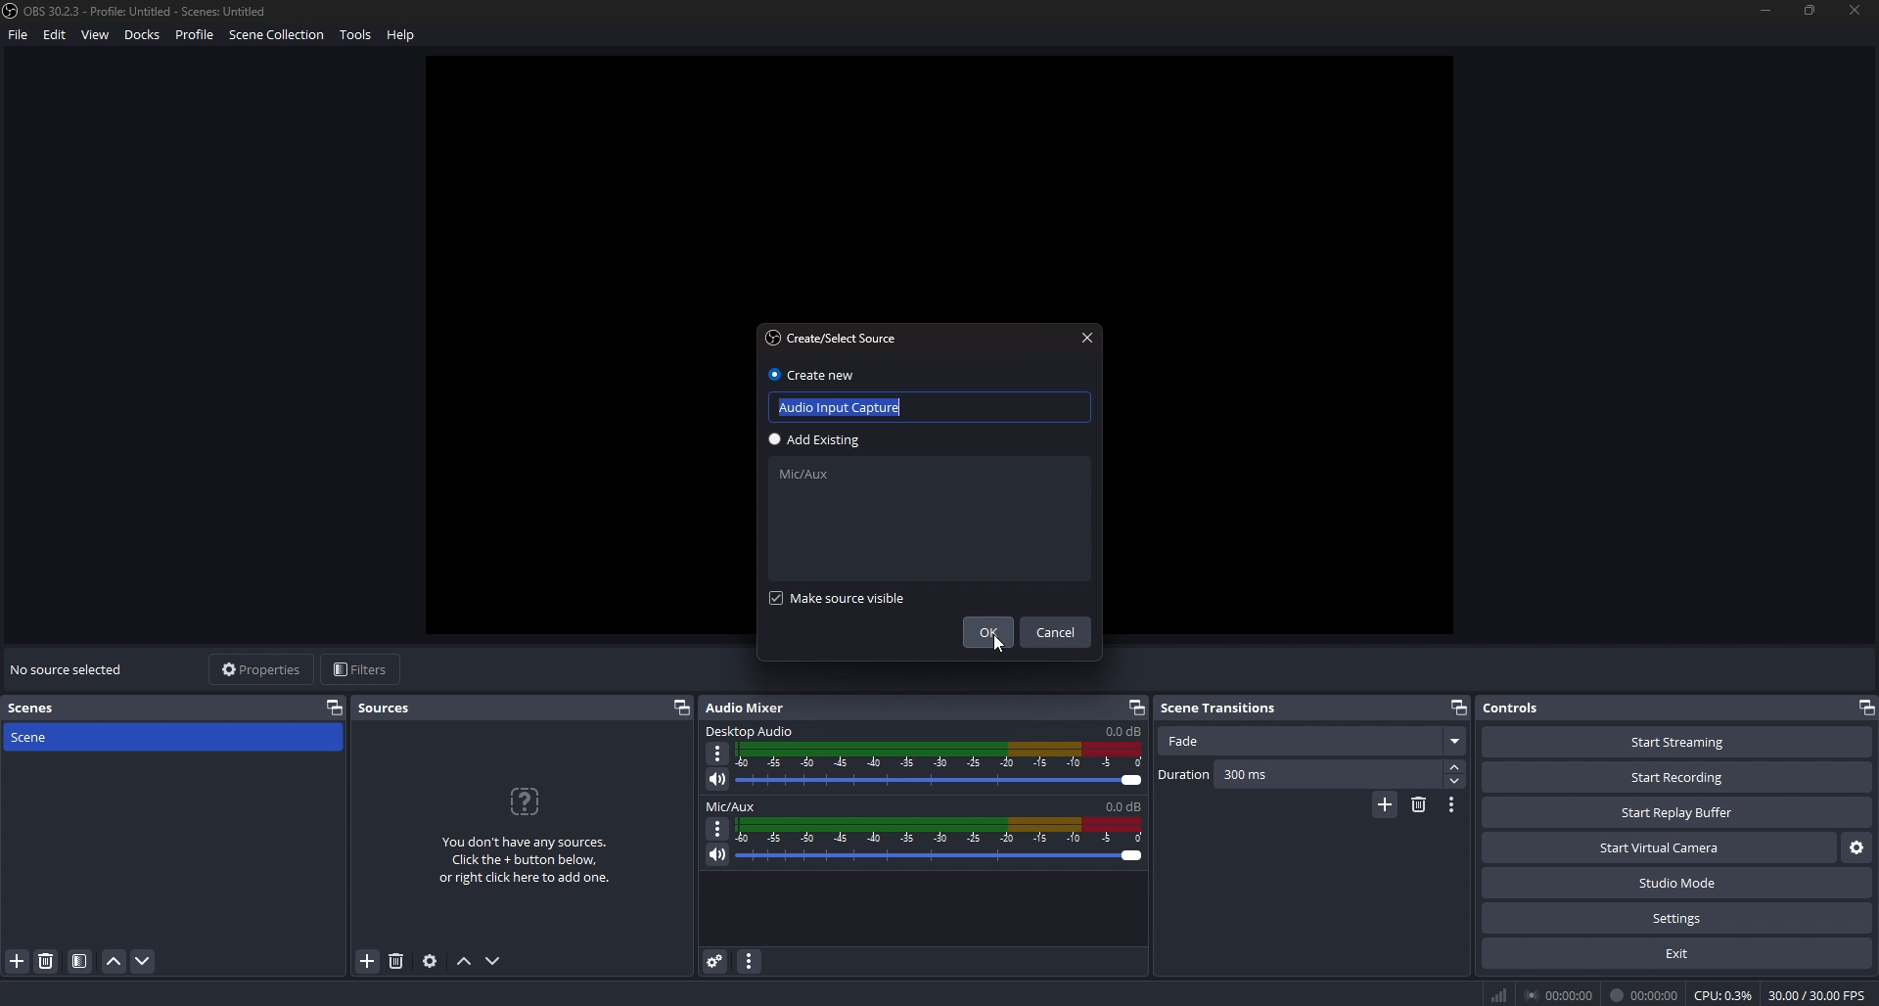 The height and width of the screenshot is (1006, 1879). What do you see at coordinates (833, 338) in the screenshot?
I see `create/select source` at bounding box center [833, 338].